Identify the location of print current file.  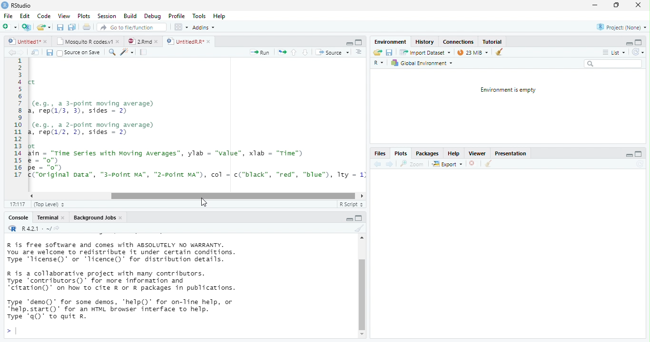
(72, 27).